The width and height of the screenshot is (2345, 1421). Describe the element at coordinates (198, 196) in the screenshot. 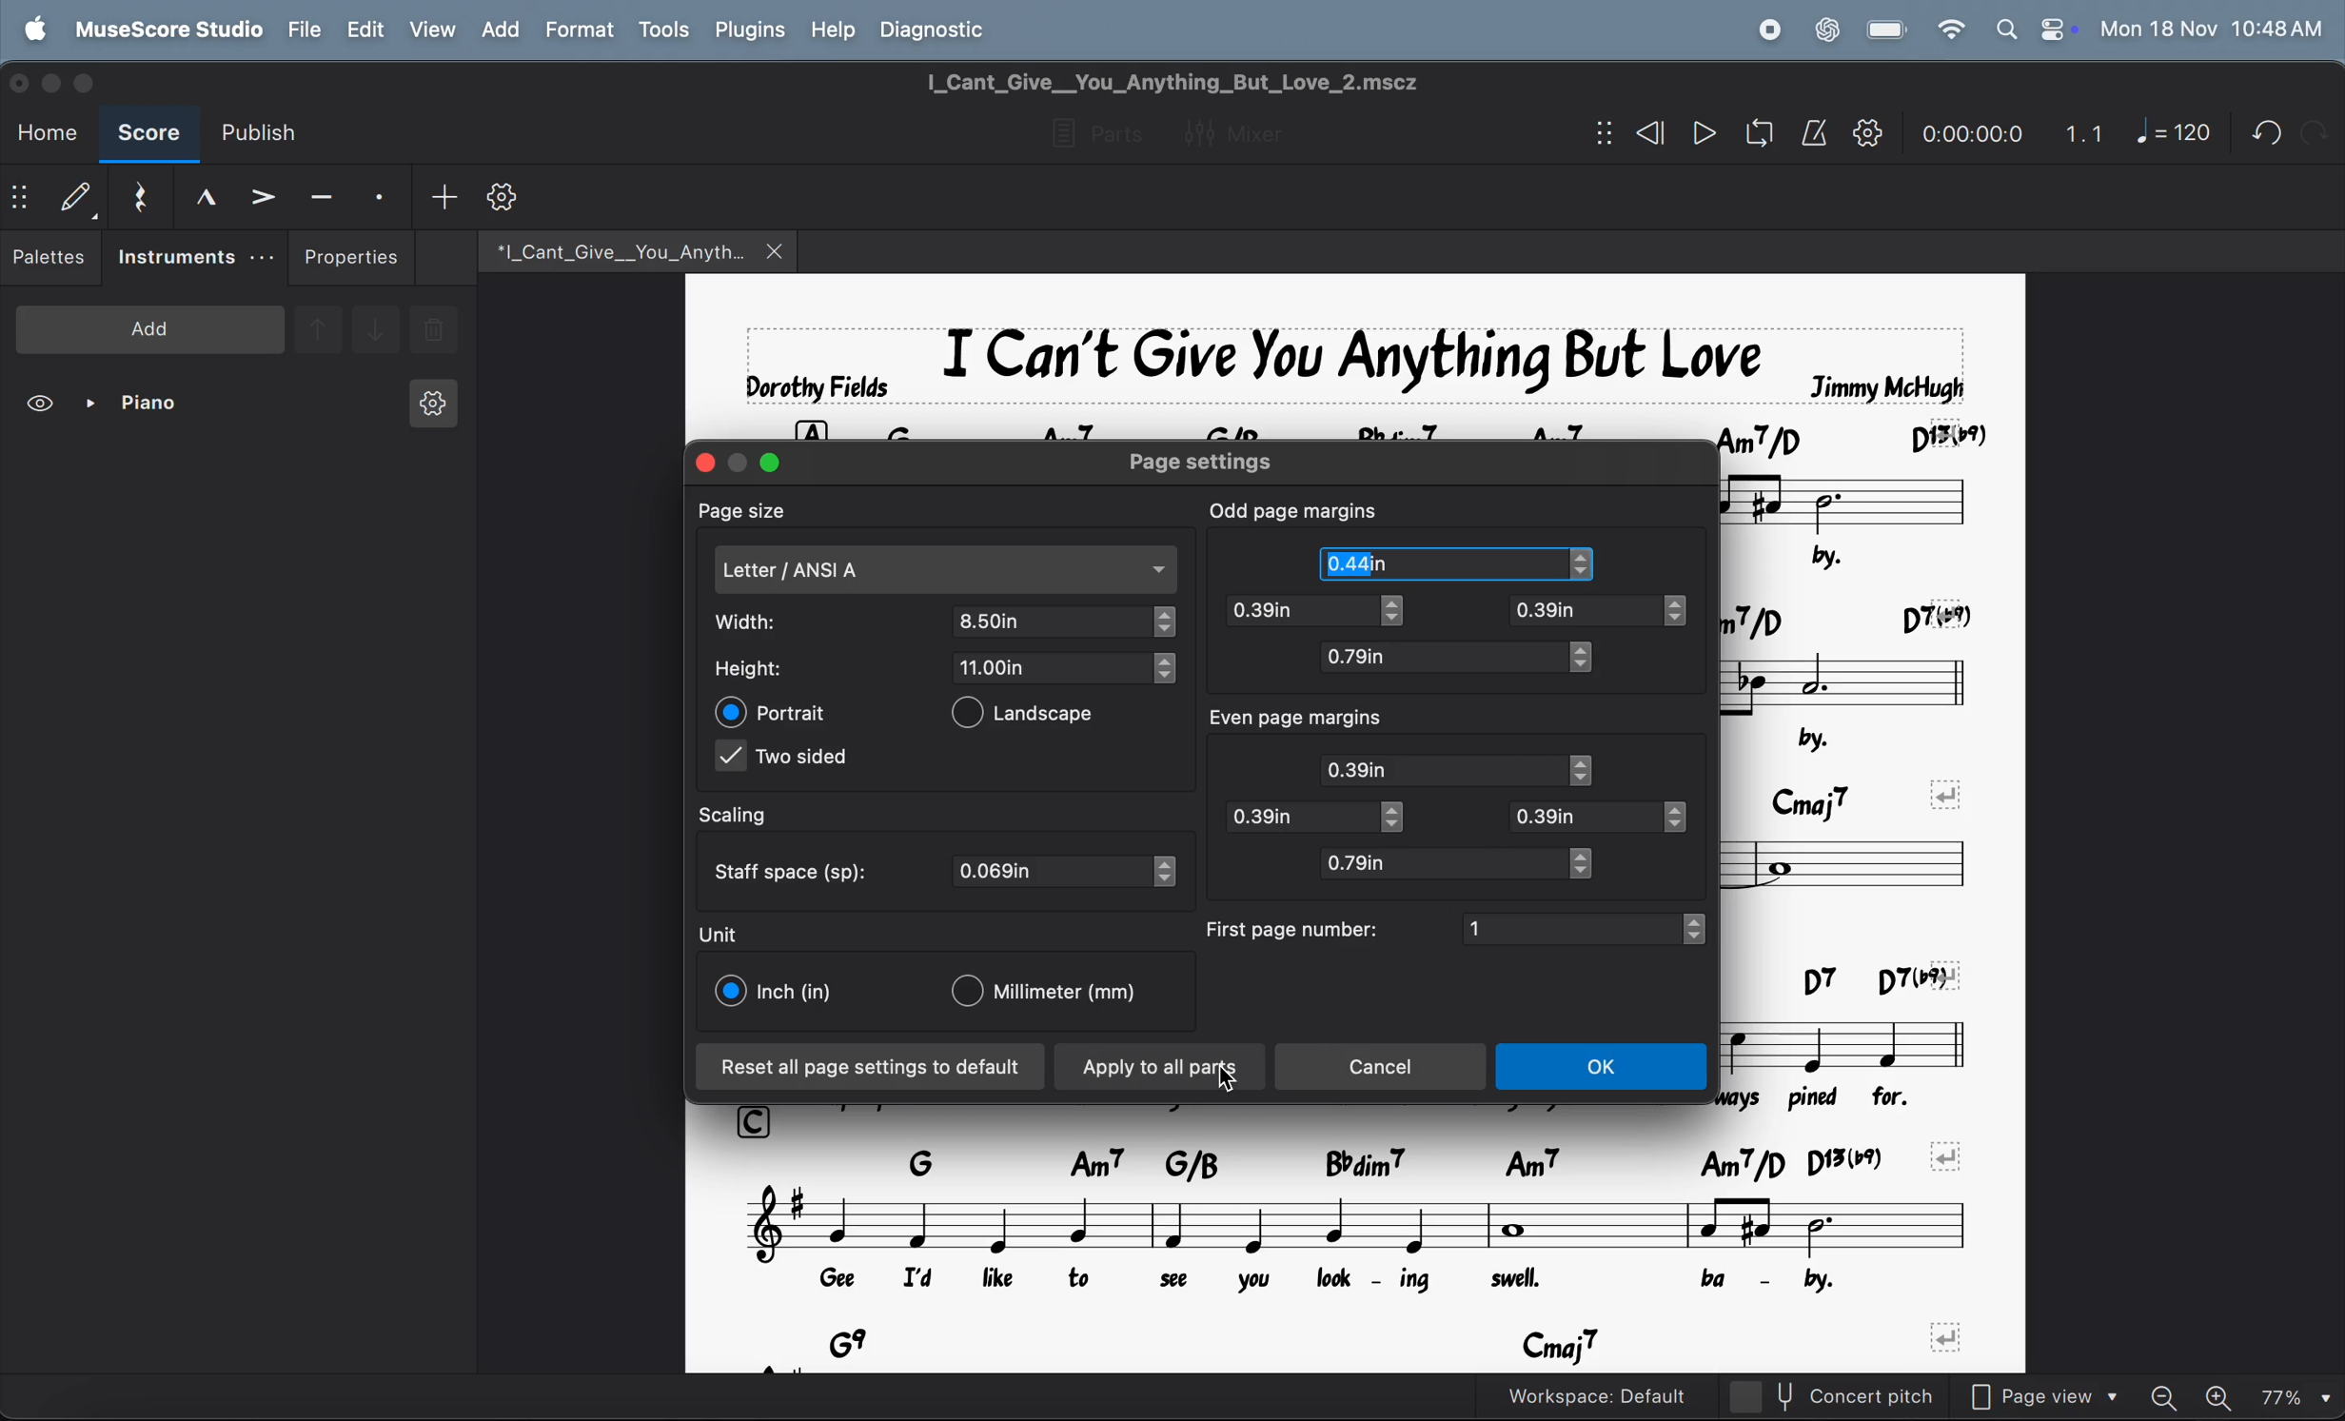

I see `marcato` at that location.